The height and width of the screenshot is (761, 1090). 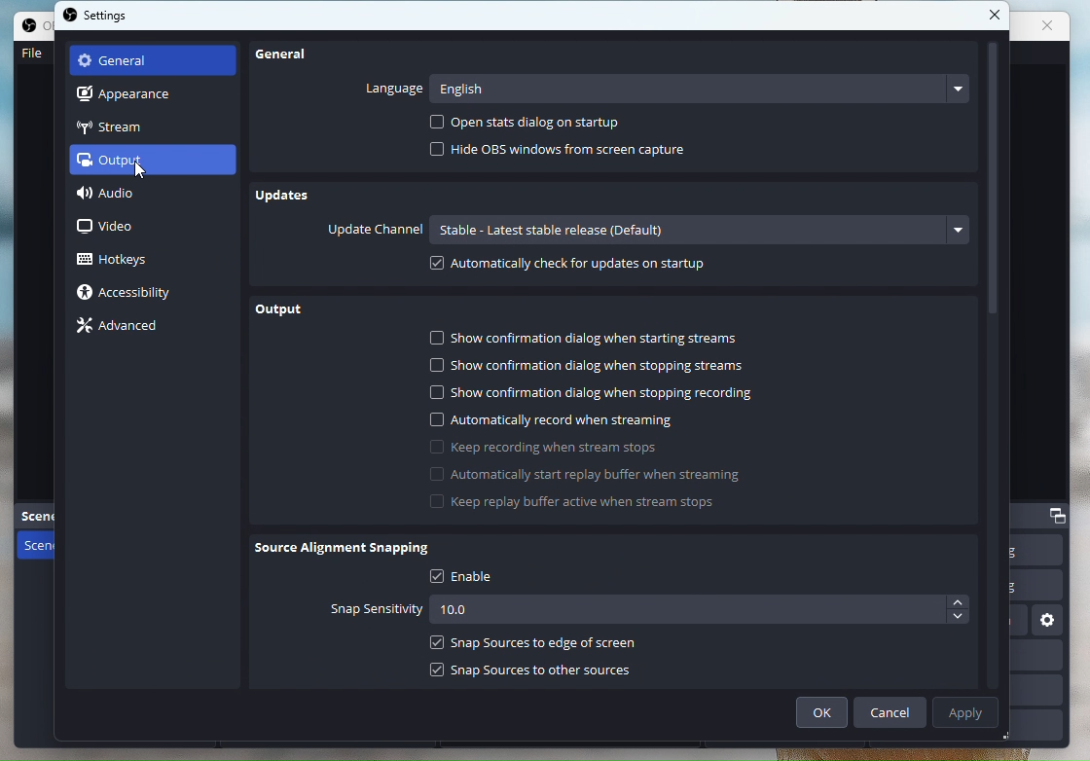 What do you see at coordinates (570, 504) in the screenshot?
I see `Keep replay` at bounding box center [570, 504].